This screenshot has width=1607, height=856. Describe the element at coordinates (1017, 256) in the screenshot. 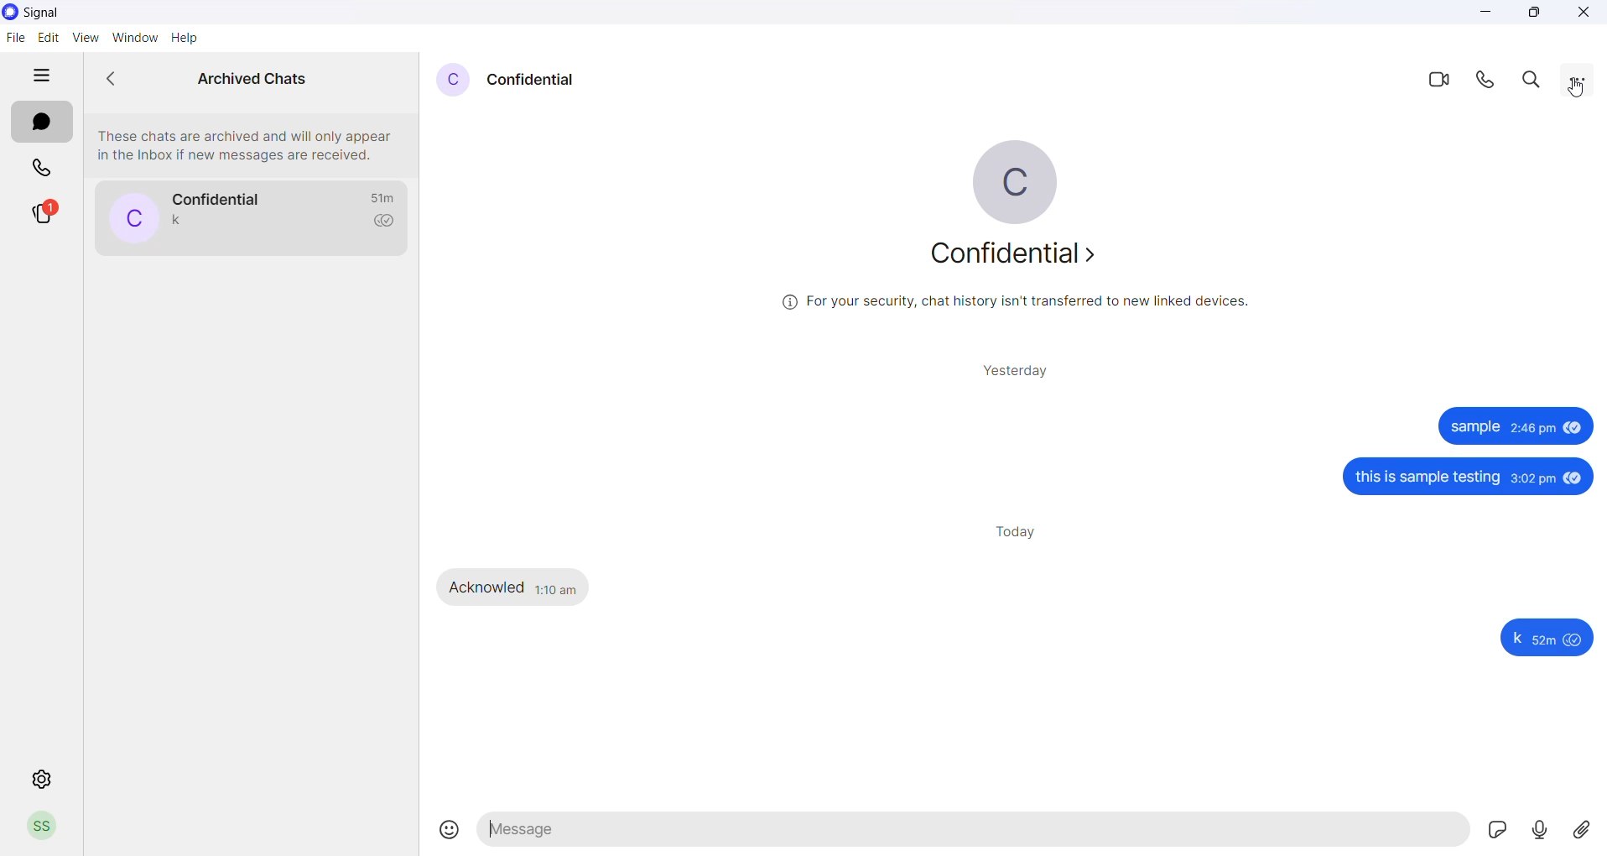

I see `about contact` at that location.